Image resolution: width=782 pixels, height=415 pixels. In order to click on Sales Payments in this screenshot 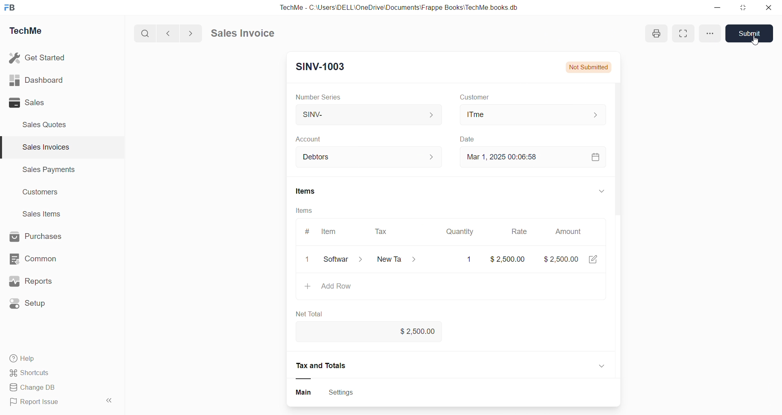, I will do `click(45, 171)`.